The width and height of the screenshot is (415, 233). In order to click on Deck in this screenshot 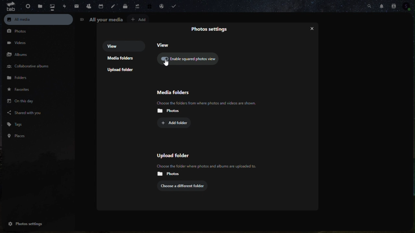, I will do `click(124, 6)`.